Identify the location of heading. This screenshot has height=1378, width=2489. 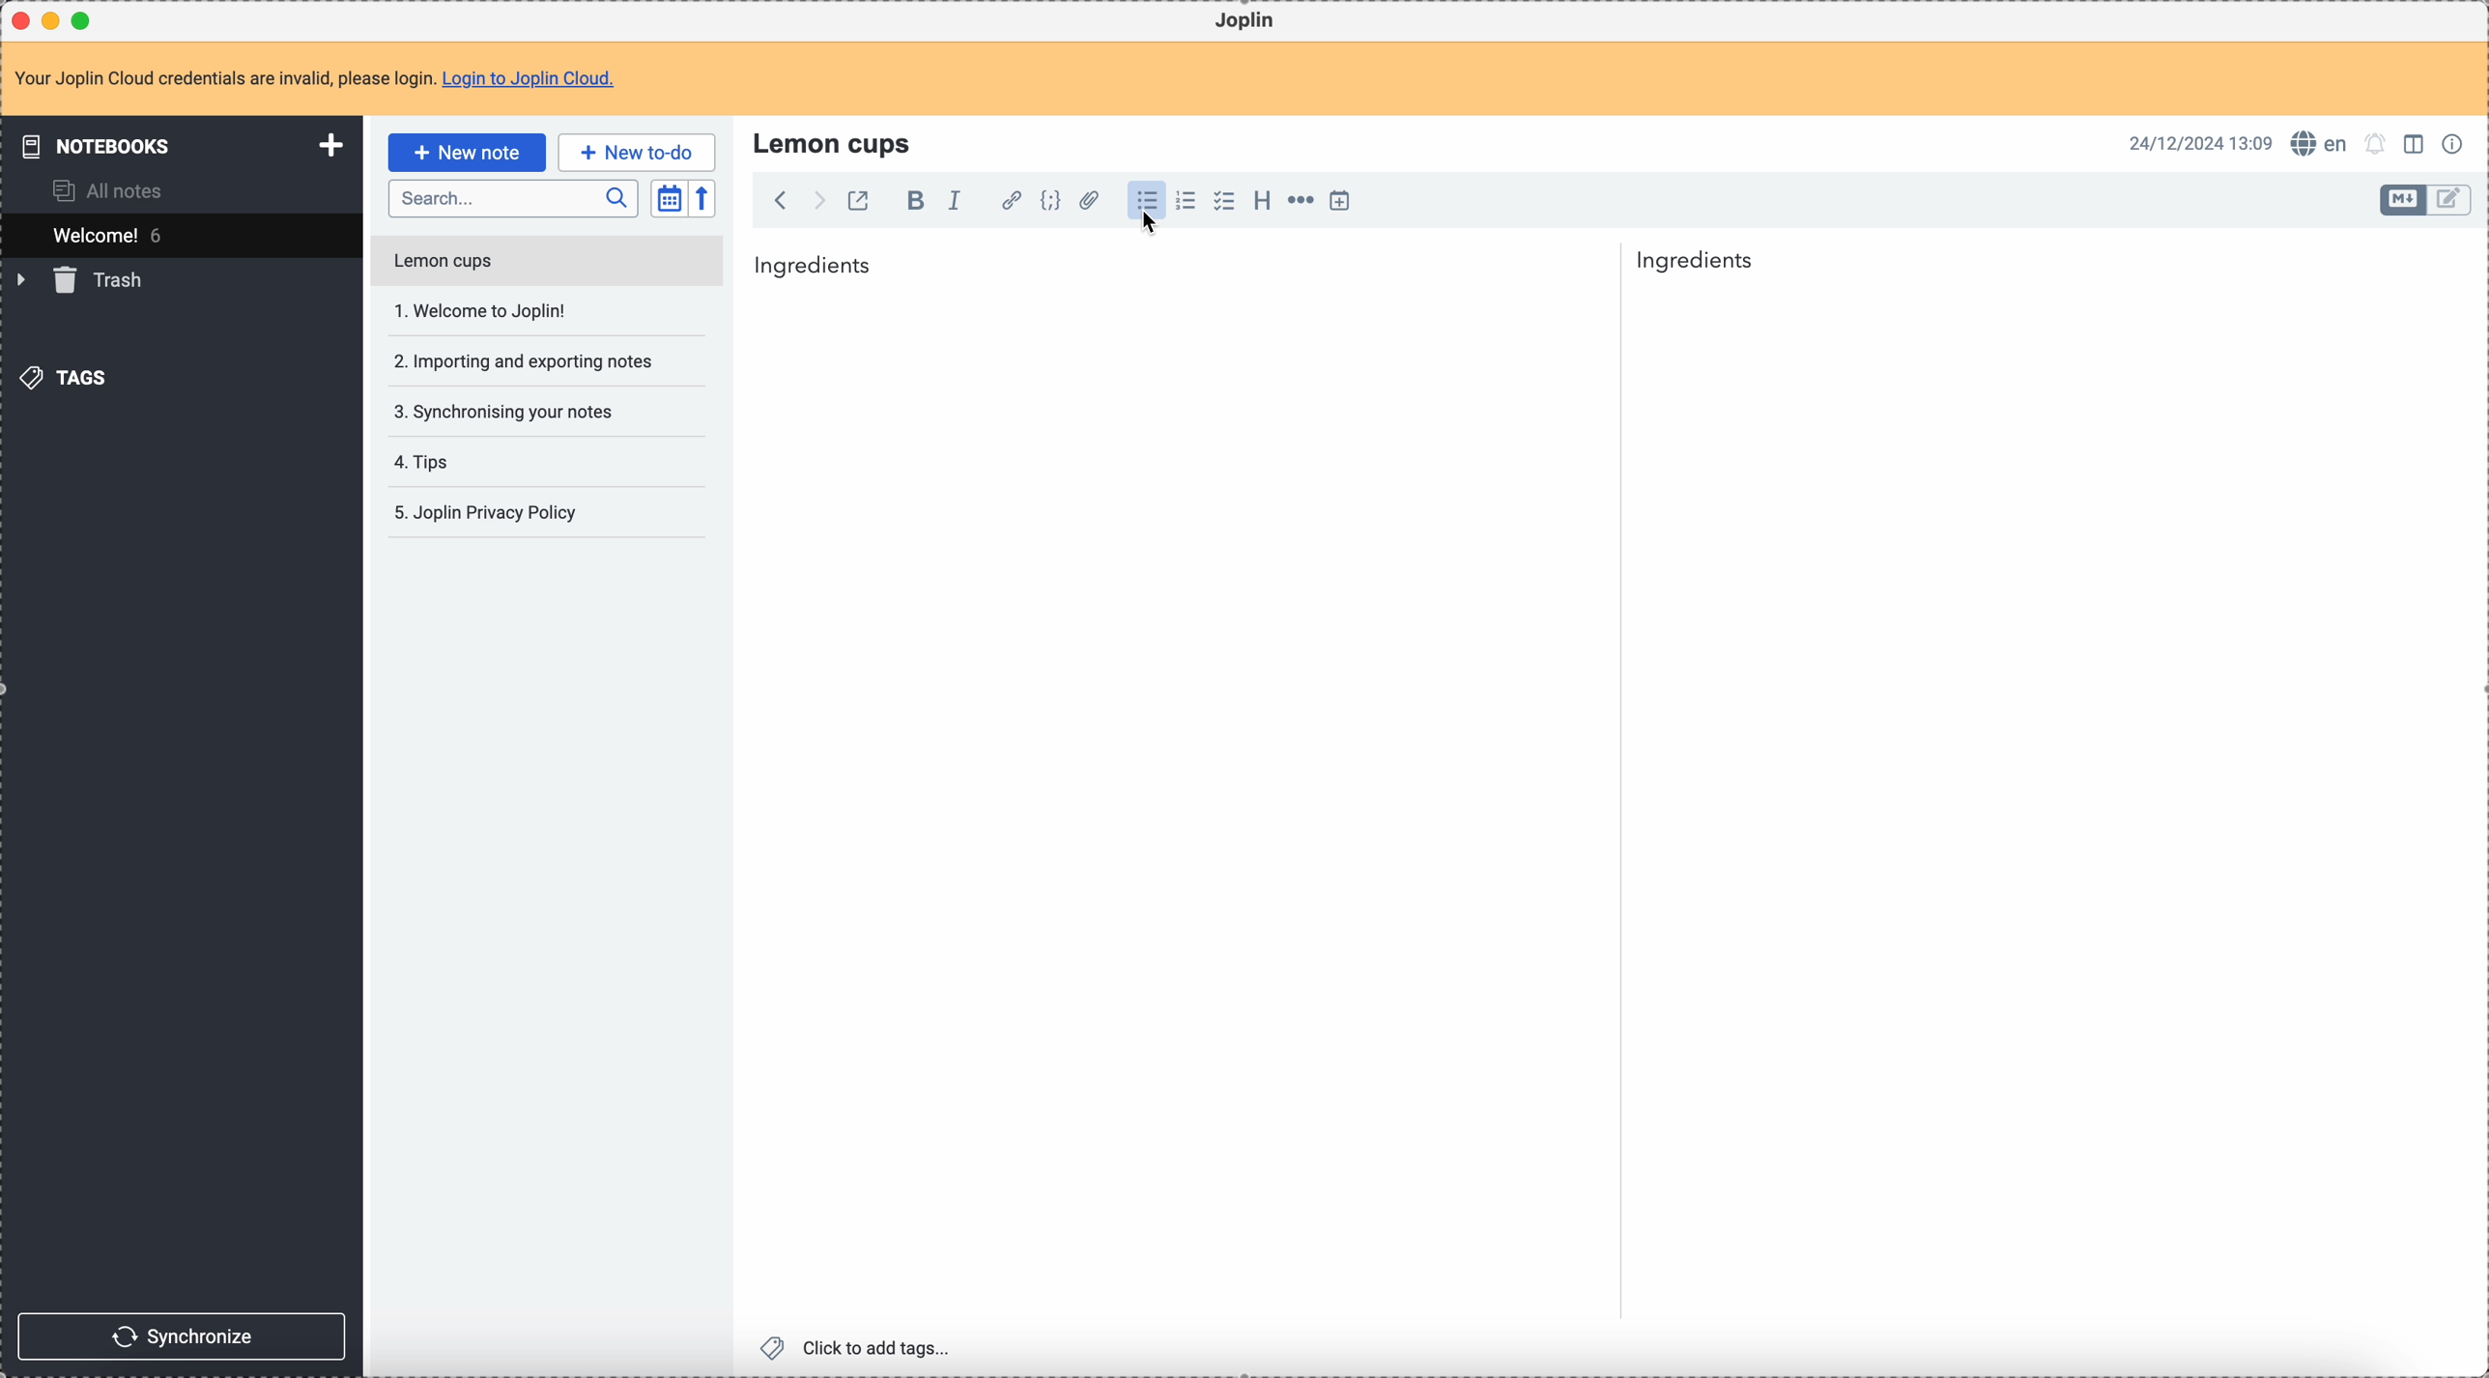
(1262, 199).